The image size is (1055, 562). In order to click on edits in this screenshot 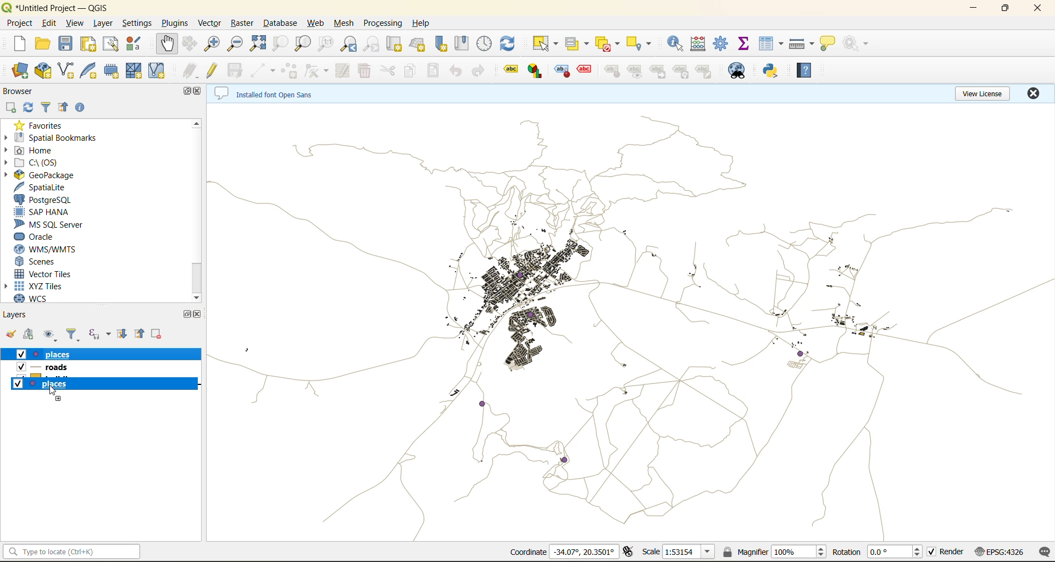, I will do `click(192, 72)`.